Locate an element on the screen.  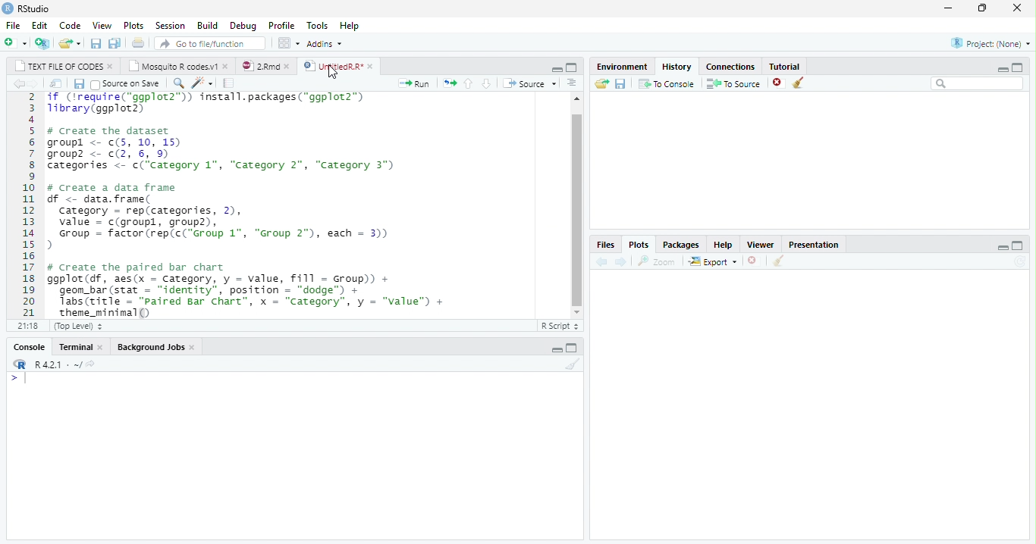
cursor is located at coordinates (331, 74).